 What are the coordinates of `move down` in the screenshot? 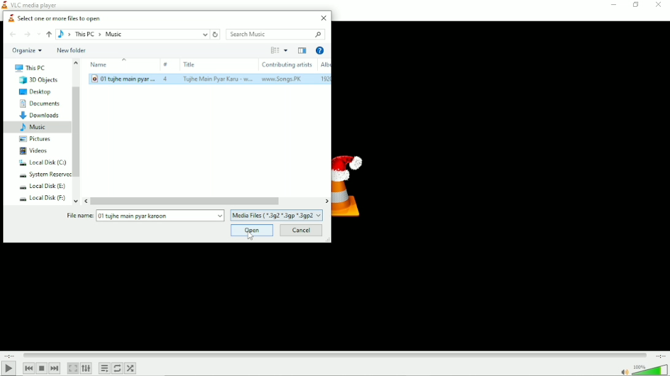 It's located at (75, 200).